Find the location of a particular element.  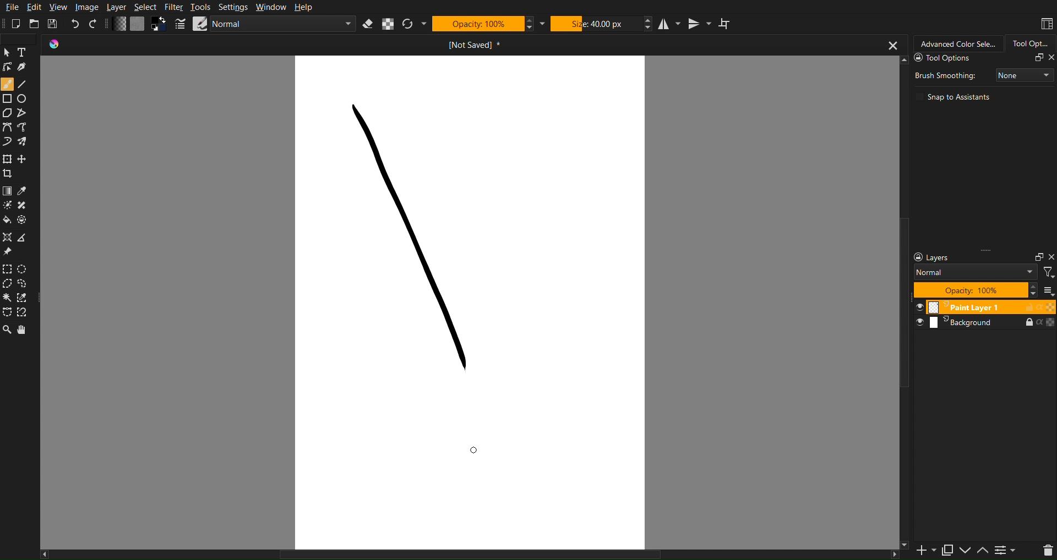

Layers is located at coordinates (982, 323).